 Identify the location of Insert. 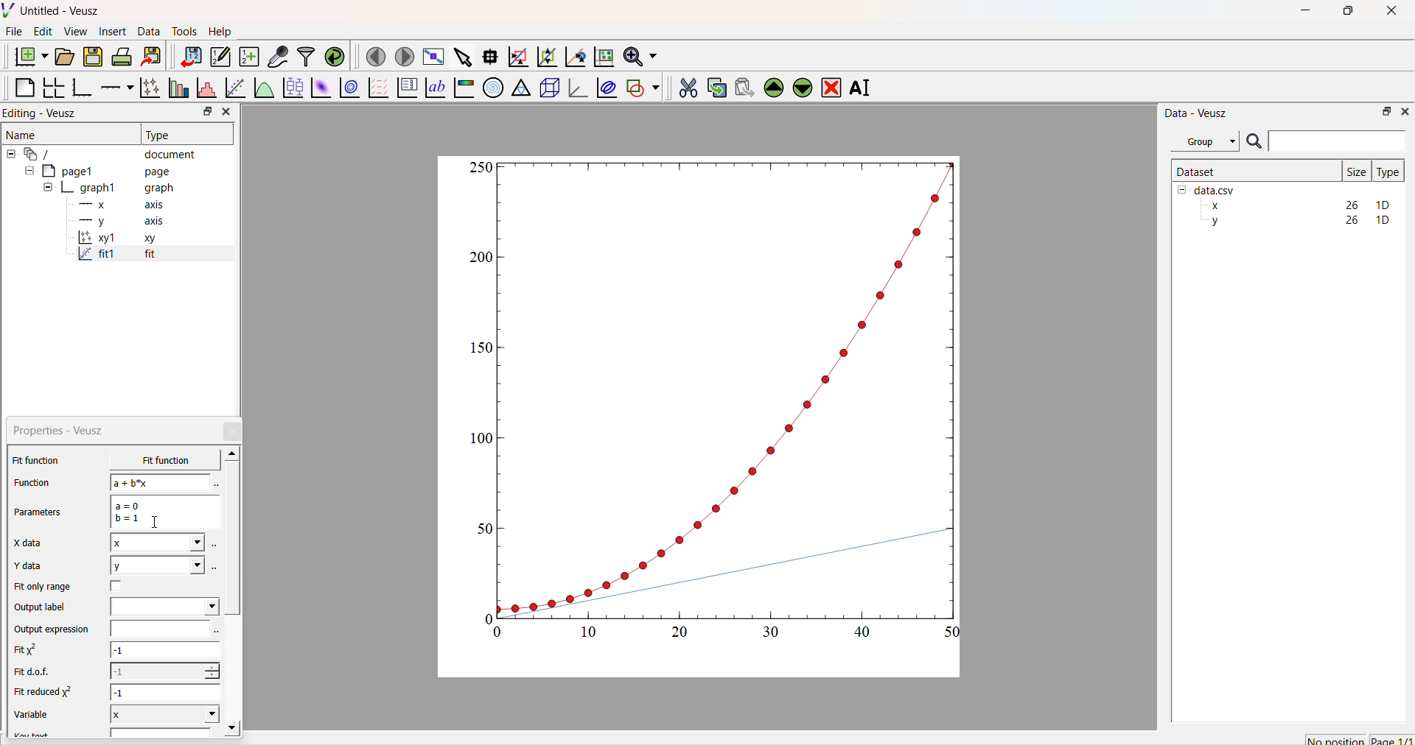
(115, 31).